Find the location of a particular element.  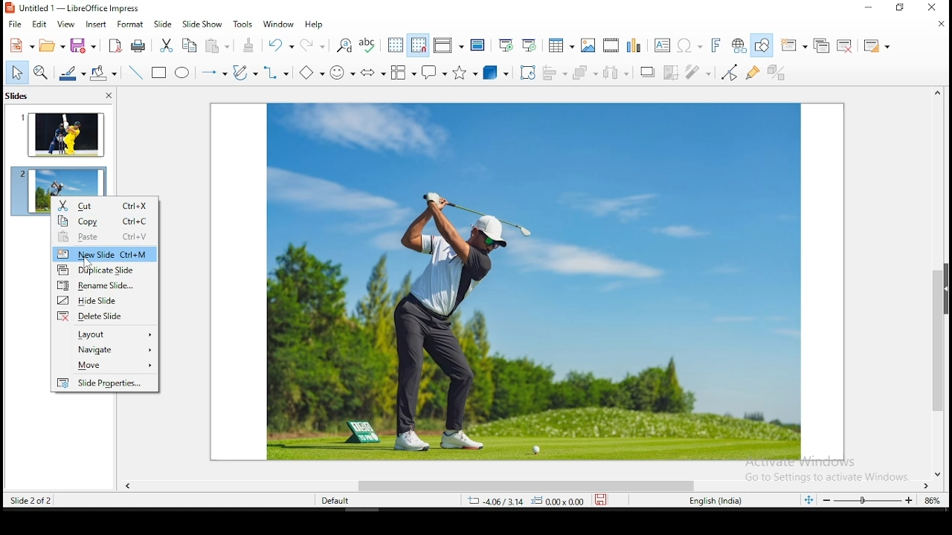

rectangle tool is located at coordinates (158, 74).